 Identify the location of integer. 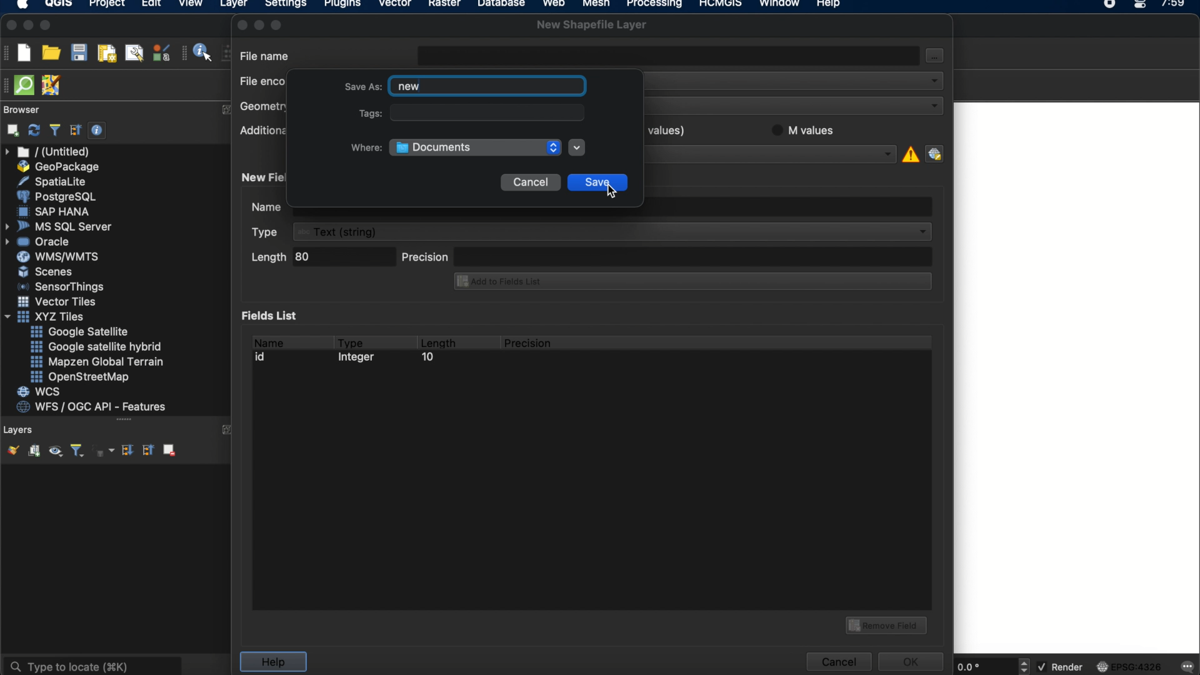
(359, 359).